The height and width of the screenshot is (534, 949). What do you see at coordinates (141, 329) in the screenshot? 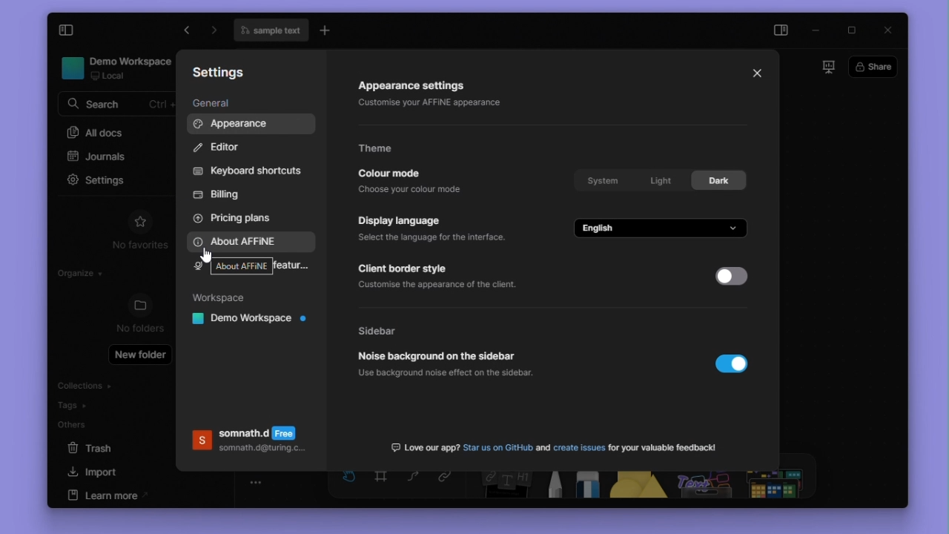
I see `no folders` at bounding box center [141, 329].